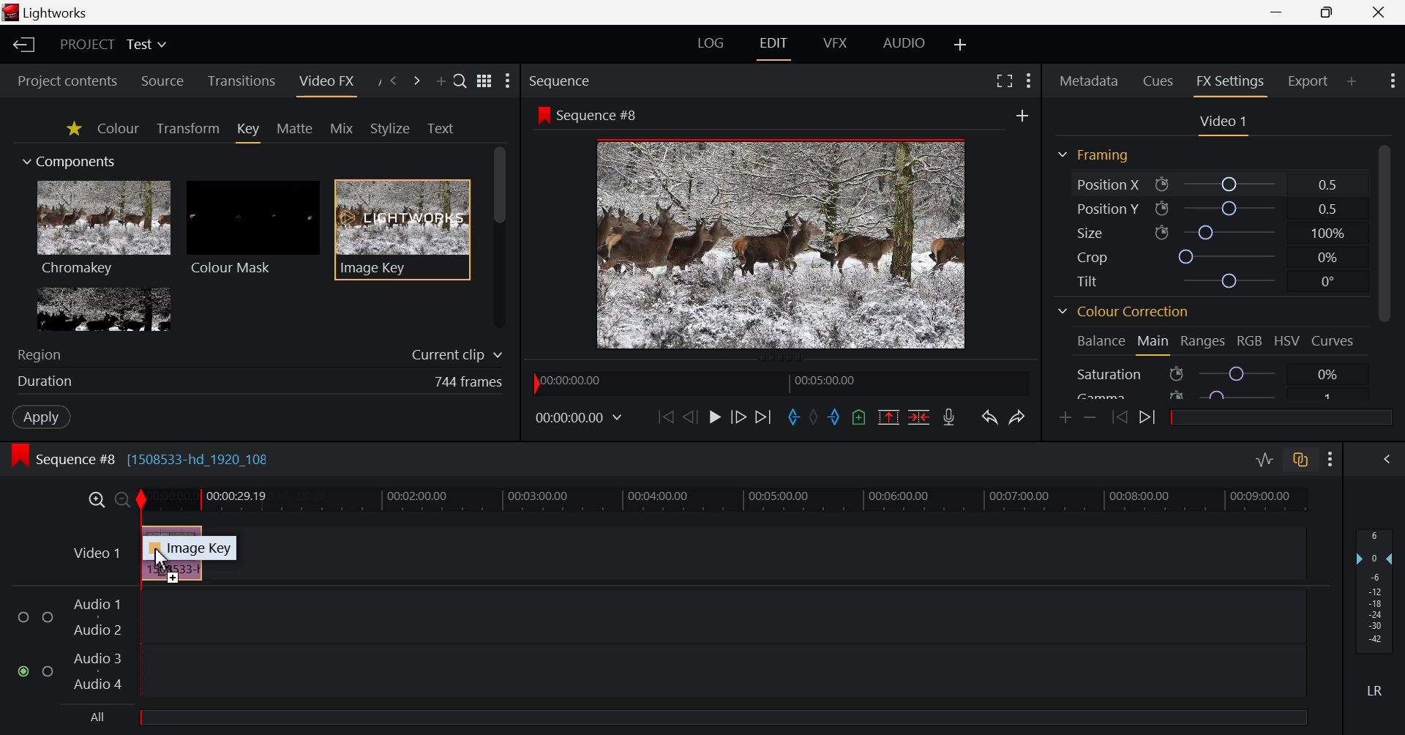 This screenshot has height=735, width=1405. I want to click on Sequence #8 [1508533-hd_1920_108, so click(140, 458).